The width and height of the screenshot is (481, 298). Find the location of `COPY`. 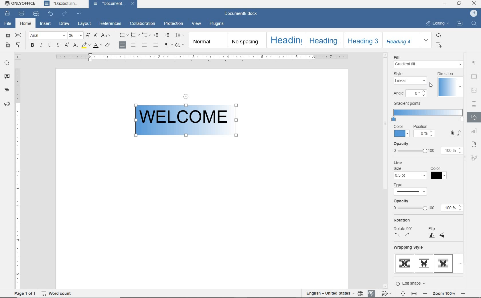

COPY is located at coordinates (7, 35).